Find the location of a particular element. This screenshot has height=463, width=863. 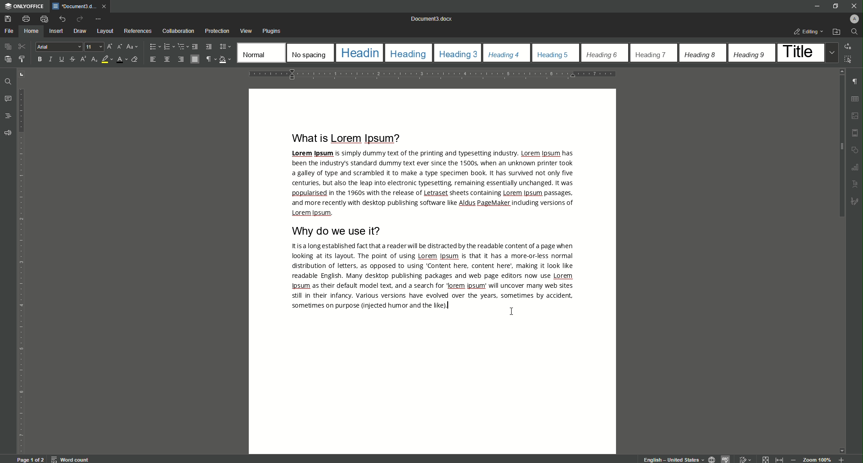

Replace is located at coordinates (850, 46).